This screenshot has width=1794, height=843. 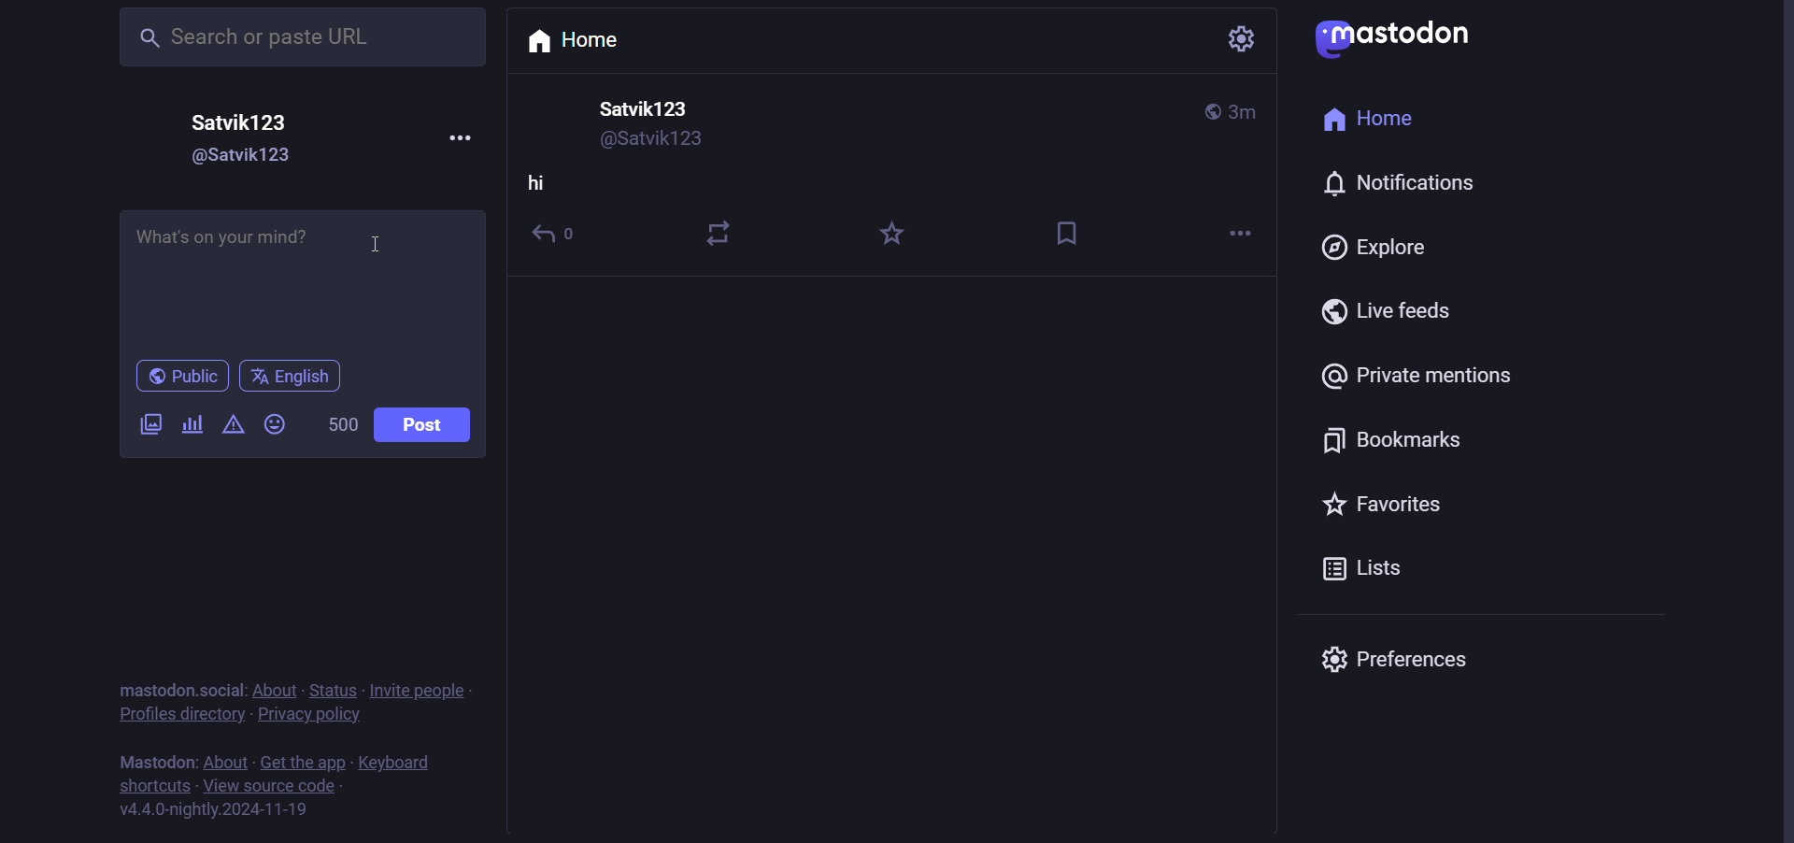 What do you see at coordinates (178, 377) in the screenshot?
I see `public` at bounding box center [178, 377].